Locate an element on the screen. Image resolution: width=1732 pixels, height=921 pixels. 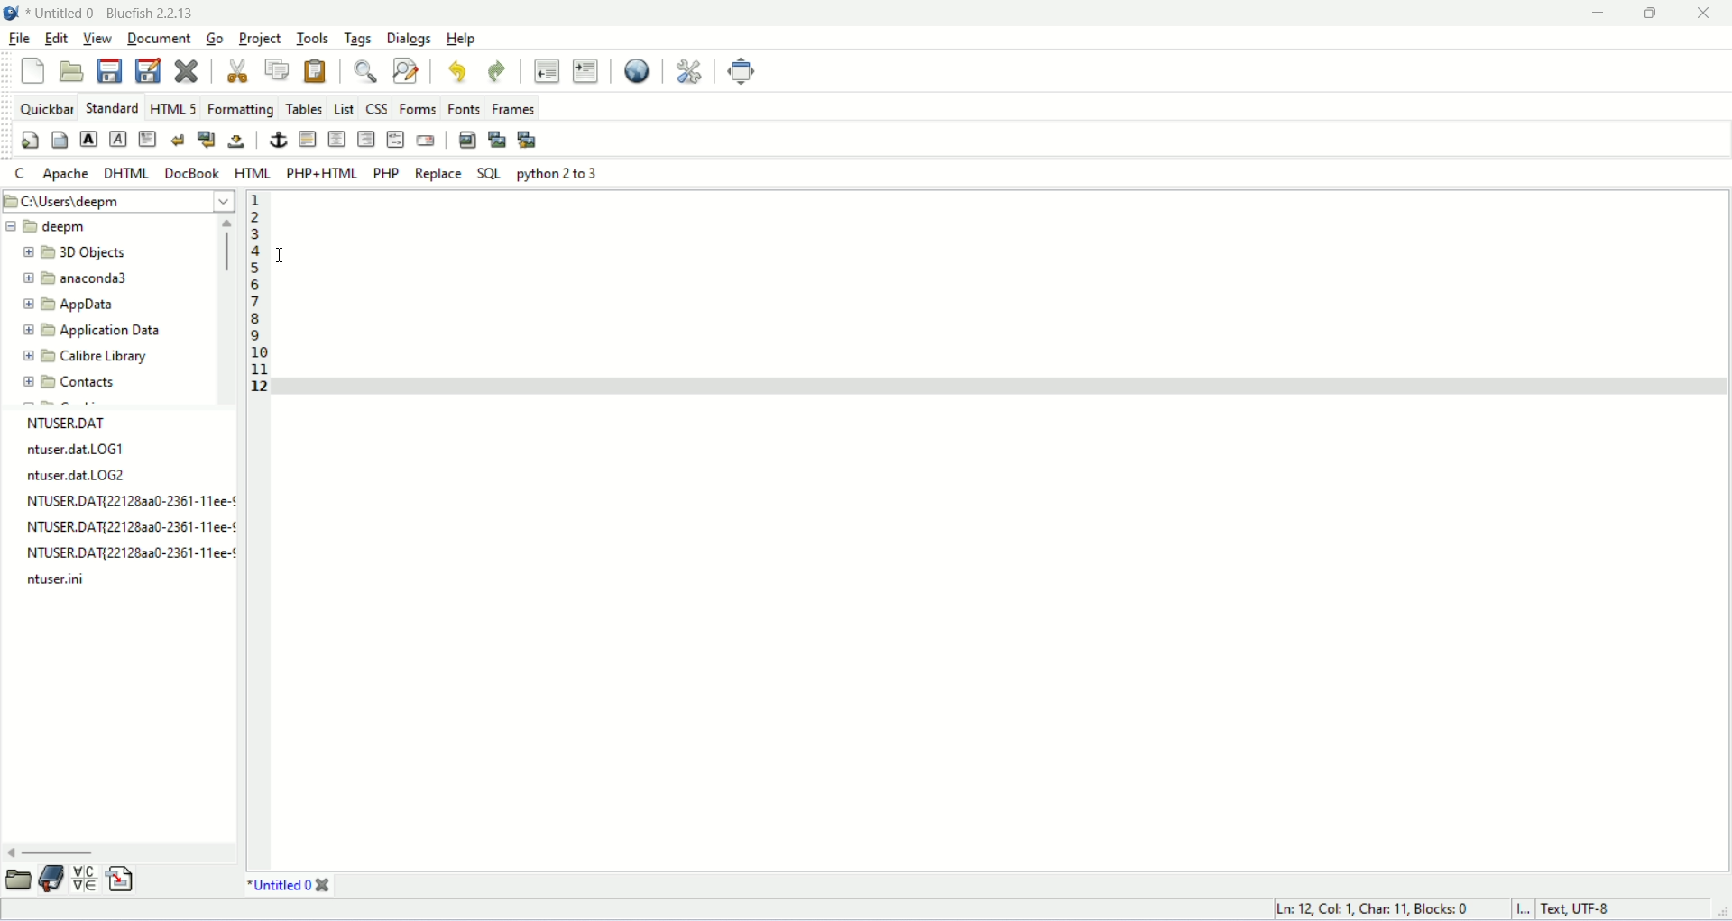
save as is located at coordinates (149, 71).